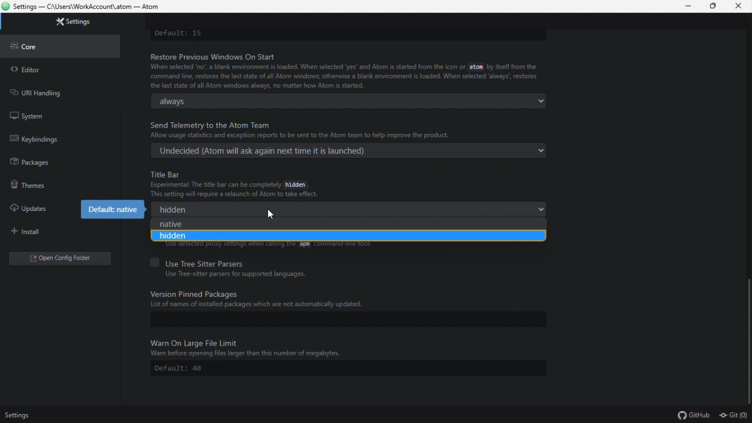 Image resolution: width=752 pixels, height=423 pixels. I want to click on hidden, so click(349, 210).